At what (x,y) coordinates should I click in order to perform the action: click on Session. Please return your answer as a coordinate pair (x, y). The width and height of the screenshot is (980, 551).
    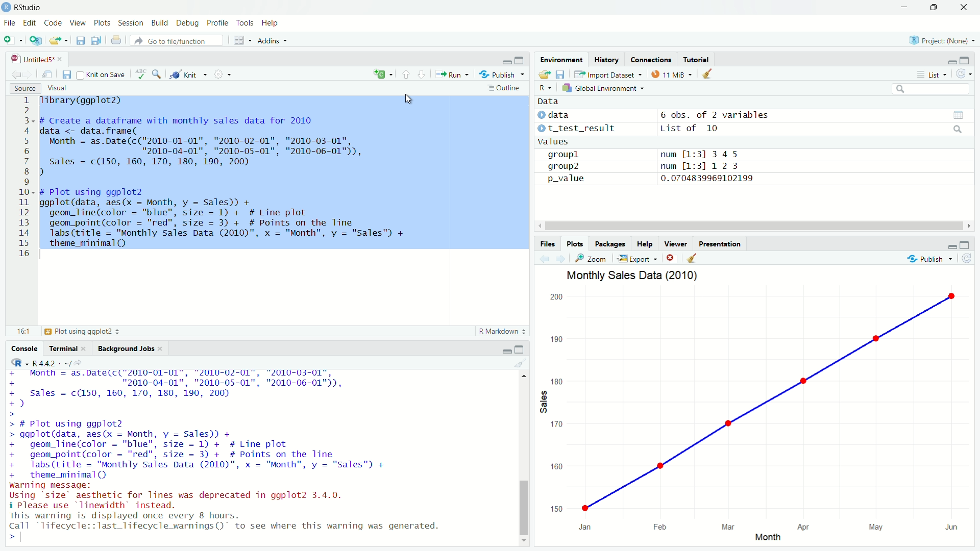
    Looking at the image, I should click on (132, 22).